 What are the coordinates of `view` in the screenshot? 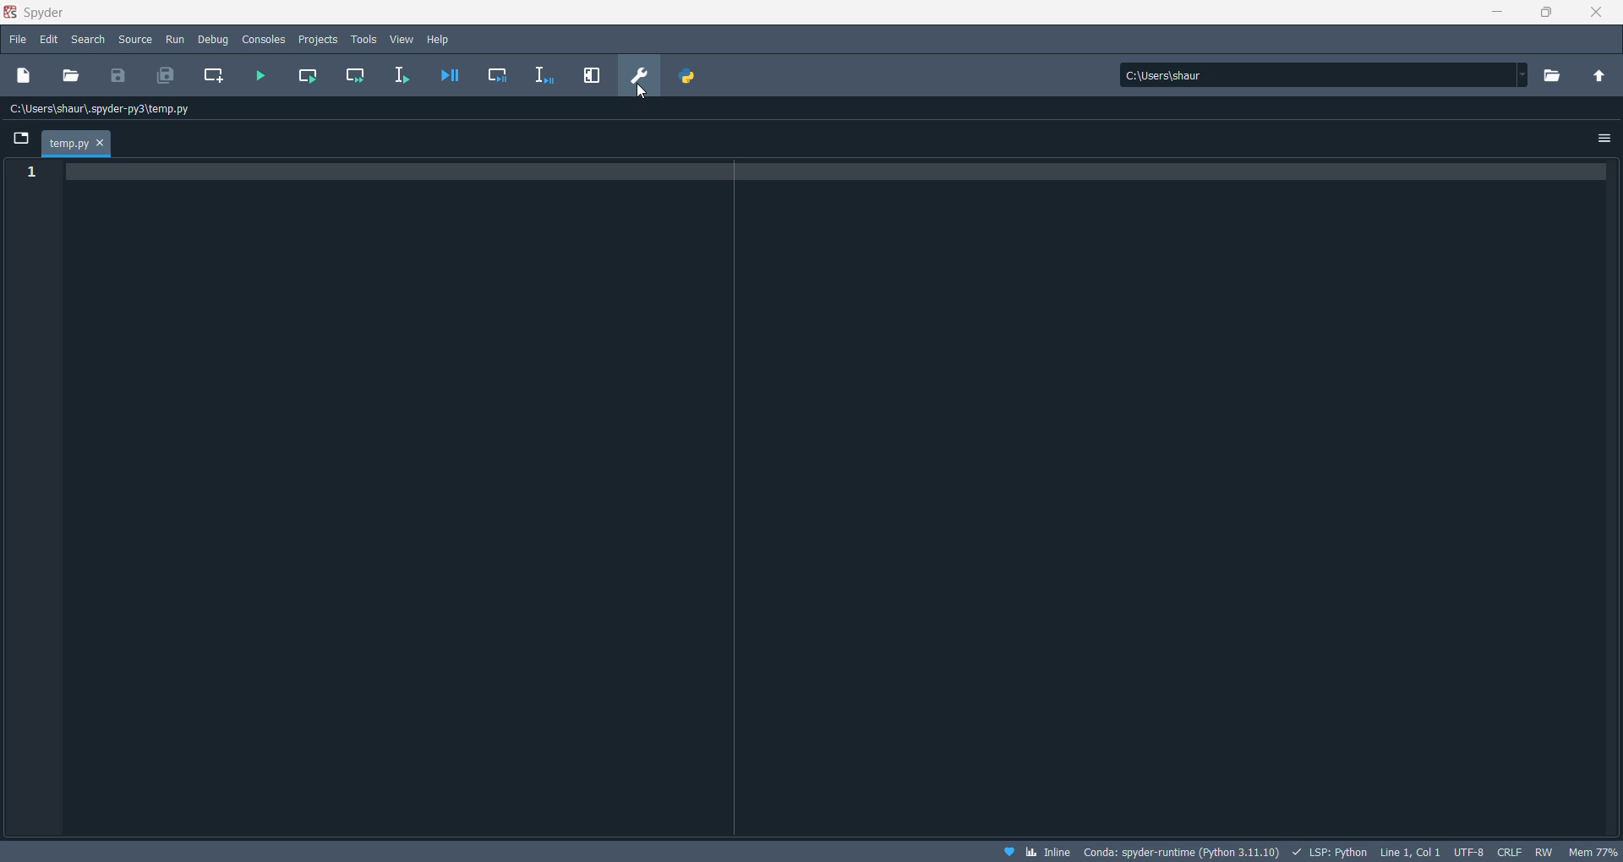 It's located at (403, 41).